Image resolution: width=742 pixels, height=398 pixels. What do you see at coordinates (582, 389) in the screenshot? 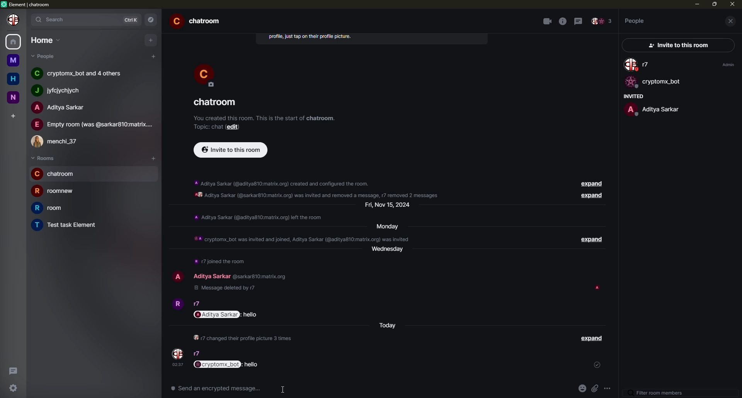
I see `attach` at bounding box center [582, 389].